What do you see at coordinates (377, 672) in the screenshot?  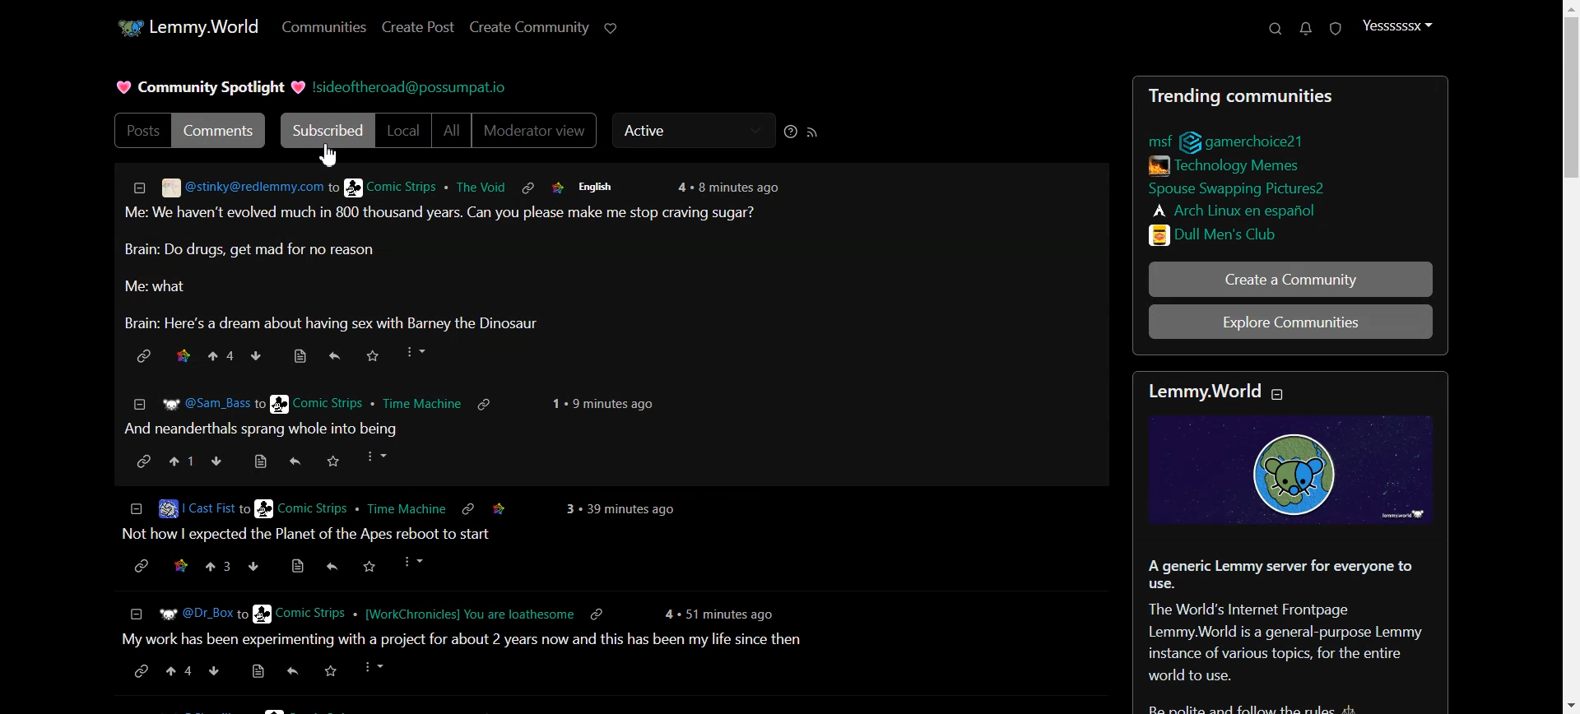 I see `more` at bounding box center [377, 672].